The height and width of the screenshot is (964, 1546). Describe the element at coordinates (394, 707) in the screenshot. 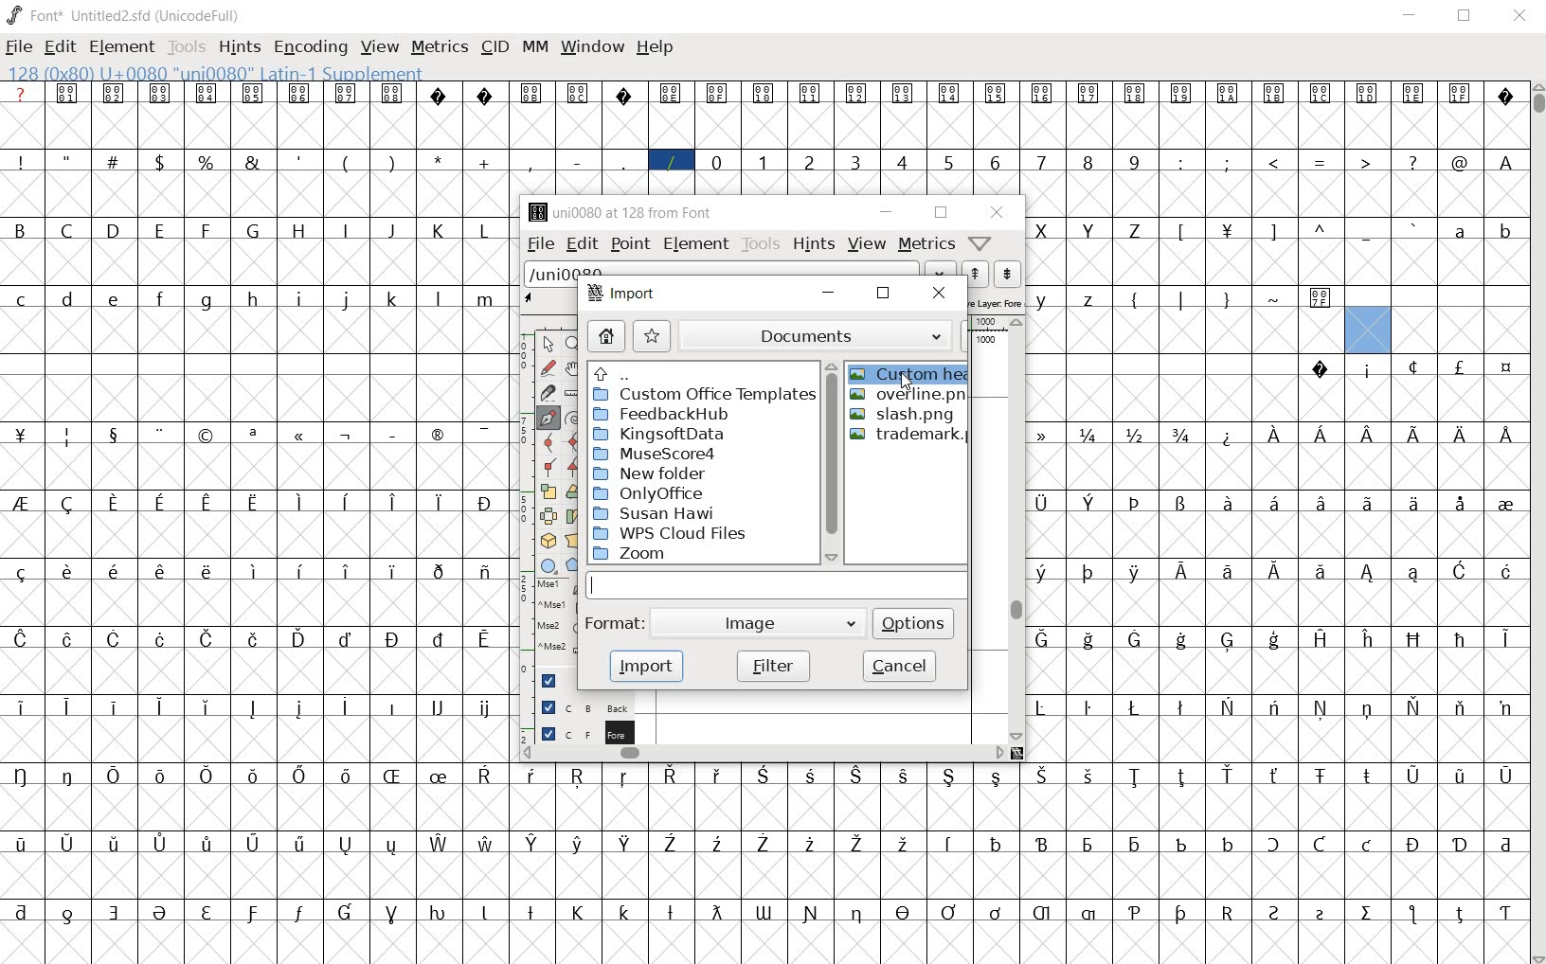

I see `glyph` at that location.